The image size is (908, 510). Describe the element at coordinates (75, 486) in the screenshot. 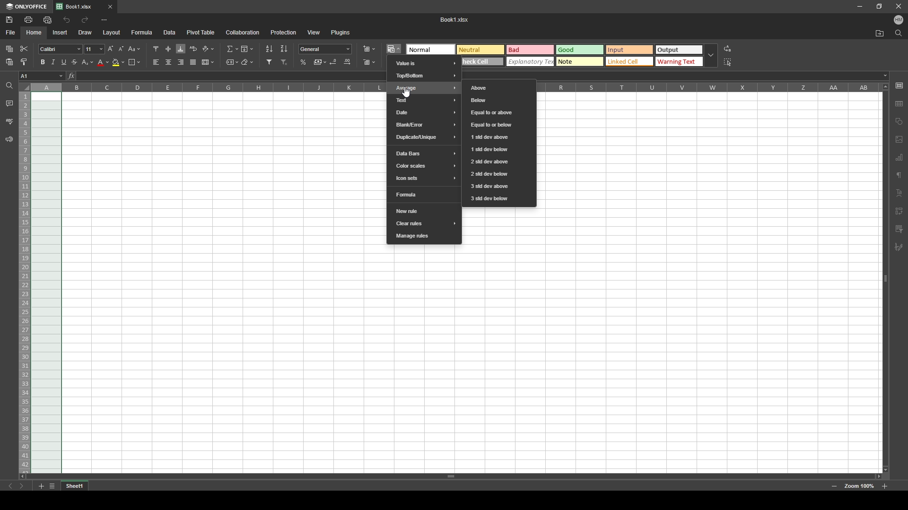

I see `tab` at that location.